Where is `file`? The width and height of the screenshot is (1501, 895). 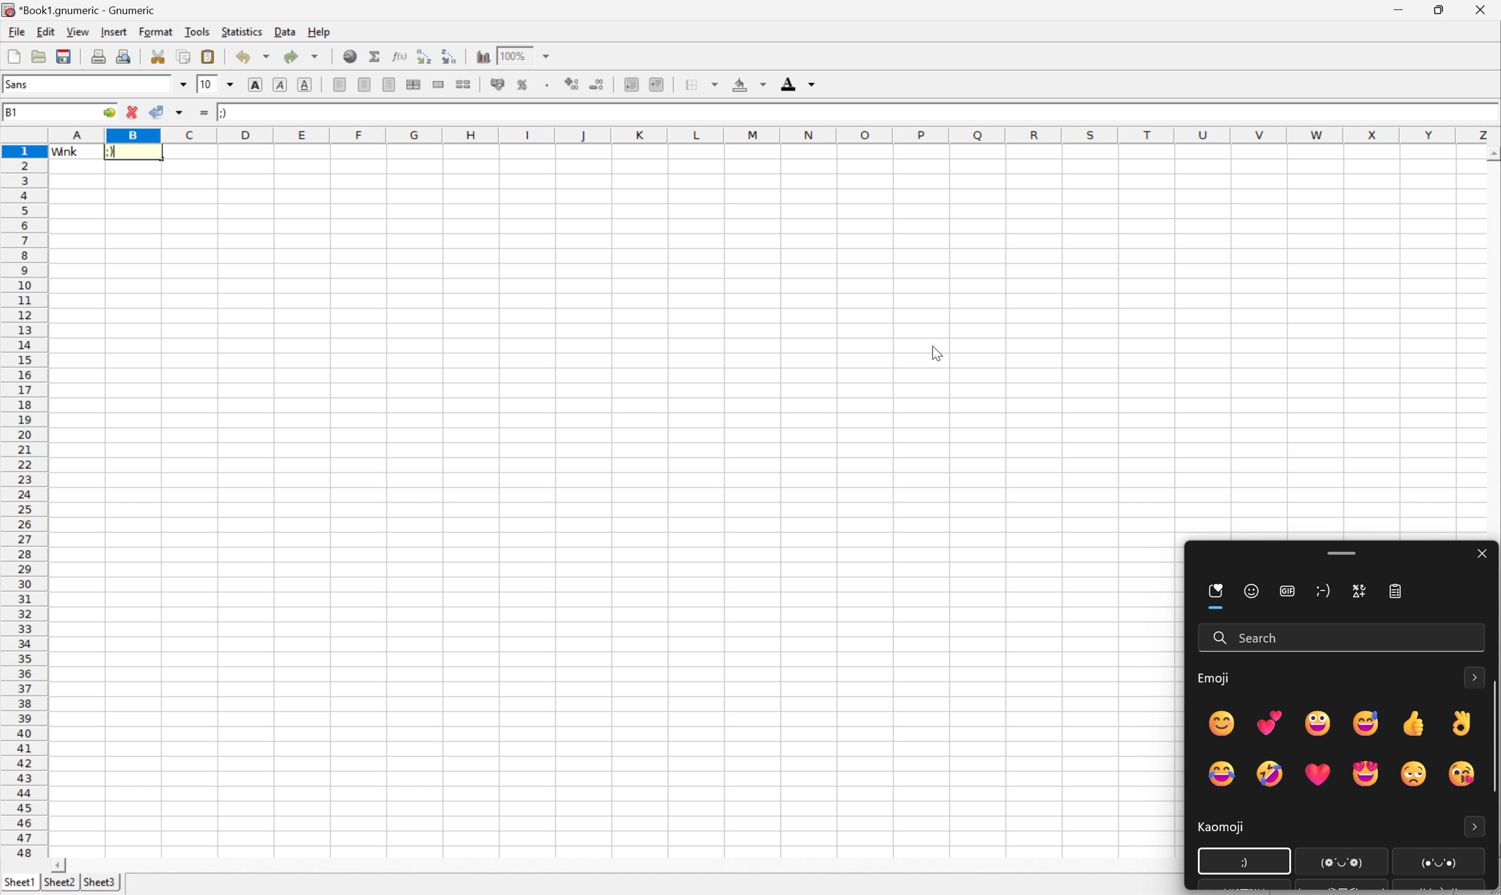 file is located at coordinates (16, 31).